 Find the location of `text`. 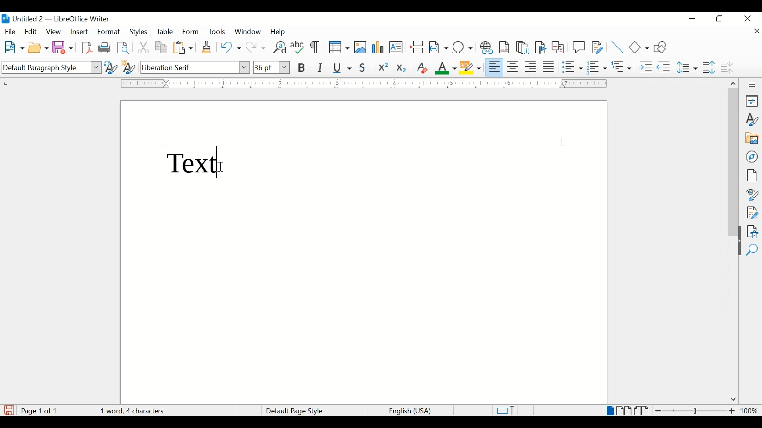

text is located at coordinates (193, 162).